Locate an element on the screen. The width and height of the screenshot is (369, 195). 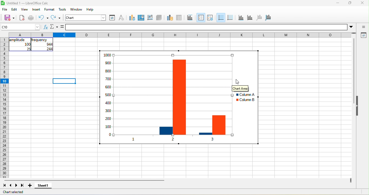
next sheet is located at coordinates (17, 185).